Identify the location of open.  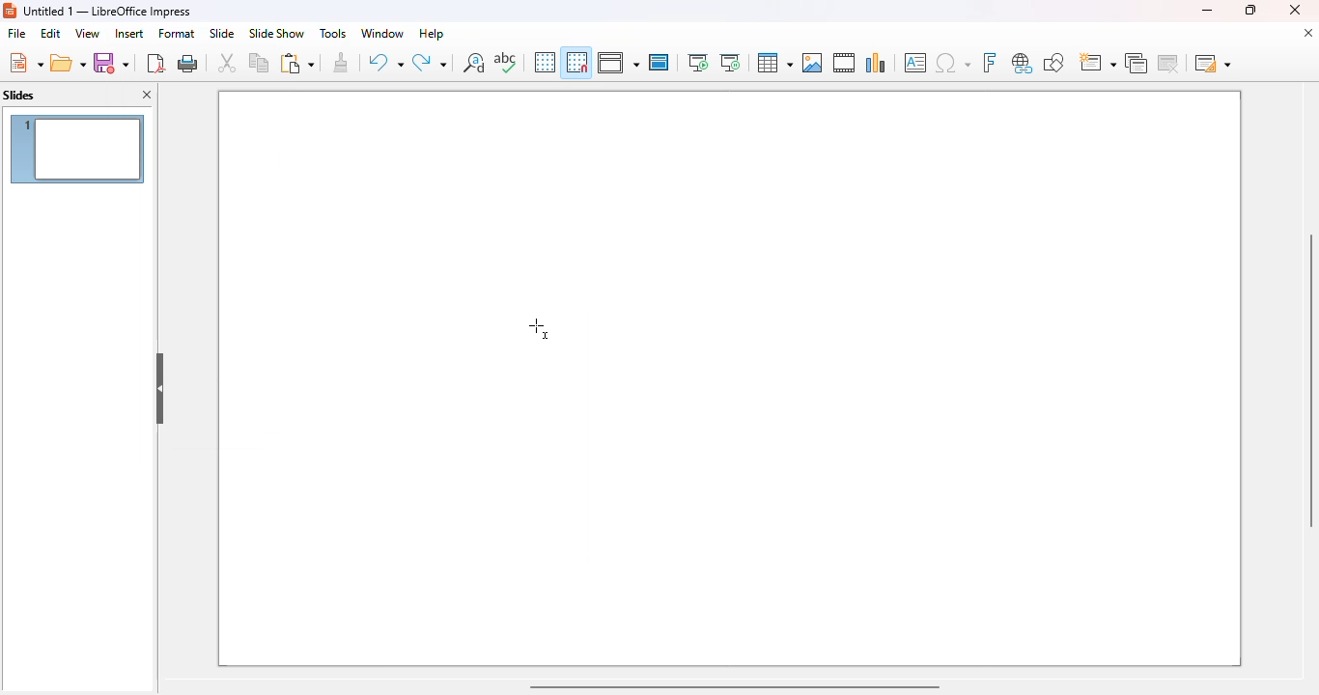
(69, 64).